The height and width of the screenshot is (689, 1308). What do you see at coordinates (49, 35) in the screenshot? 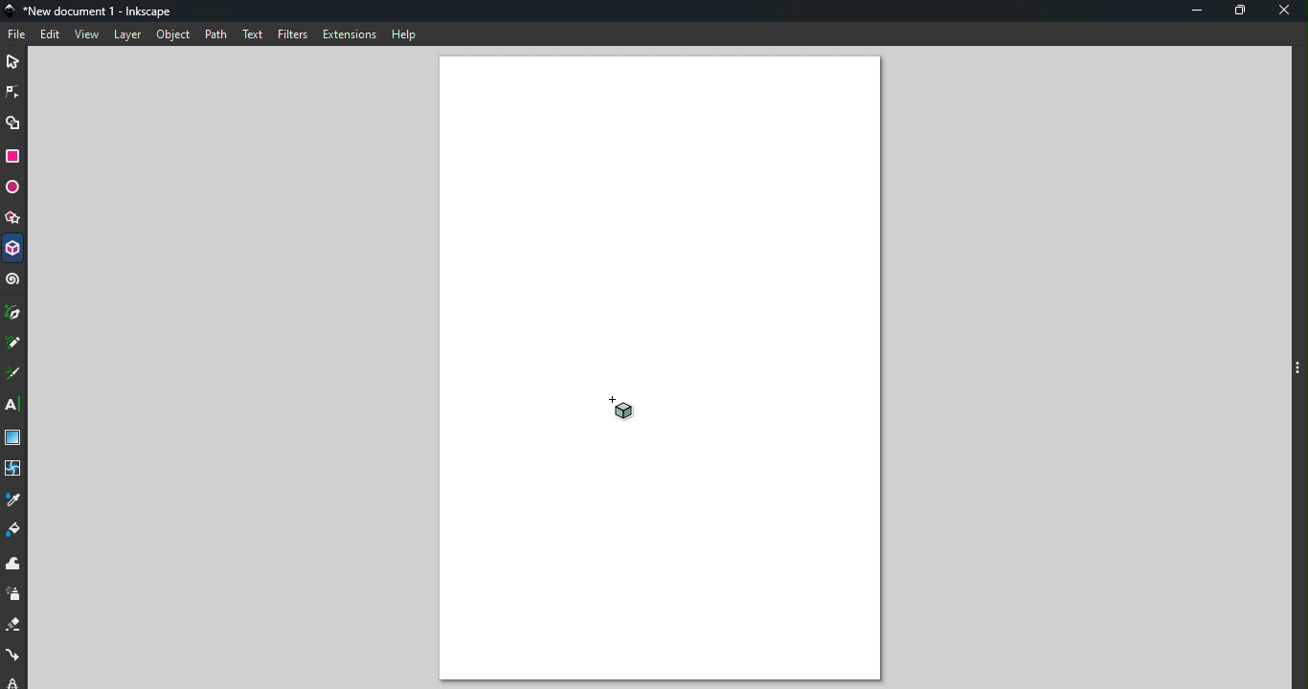
I see `Edit` at bounding box center [49, 35].